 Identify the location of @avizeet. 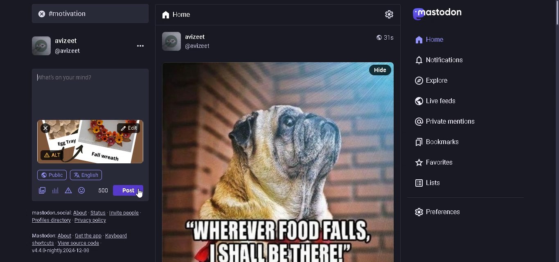
(199, 46).